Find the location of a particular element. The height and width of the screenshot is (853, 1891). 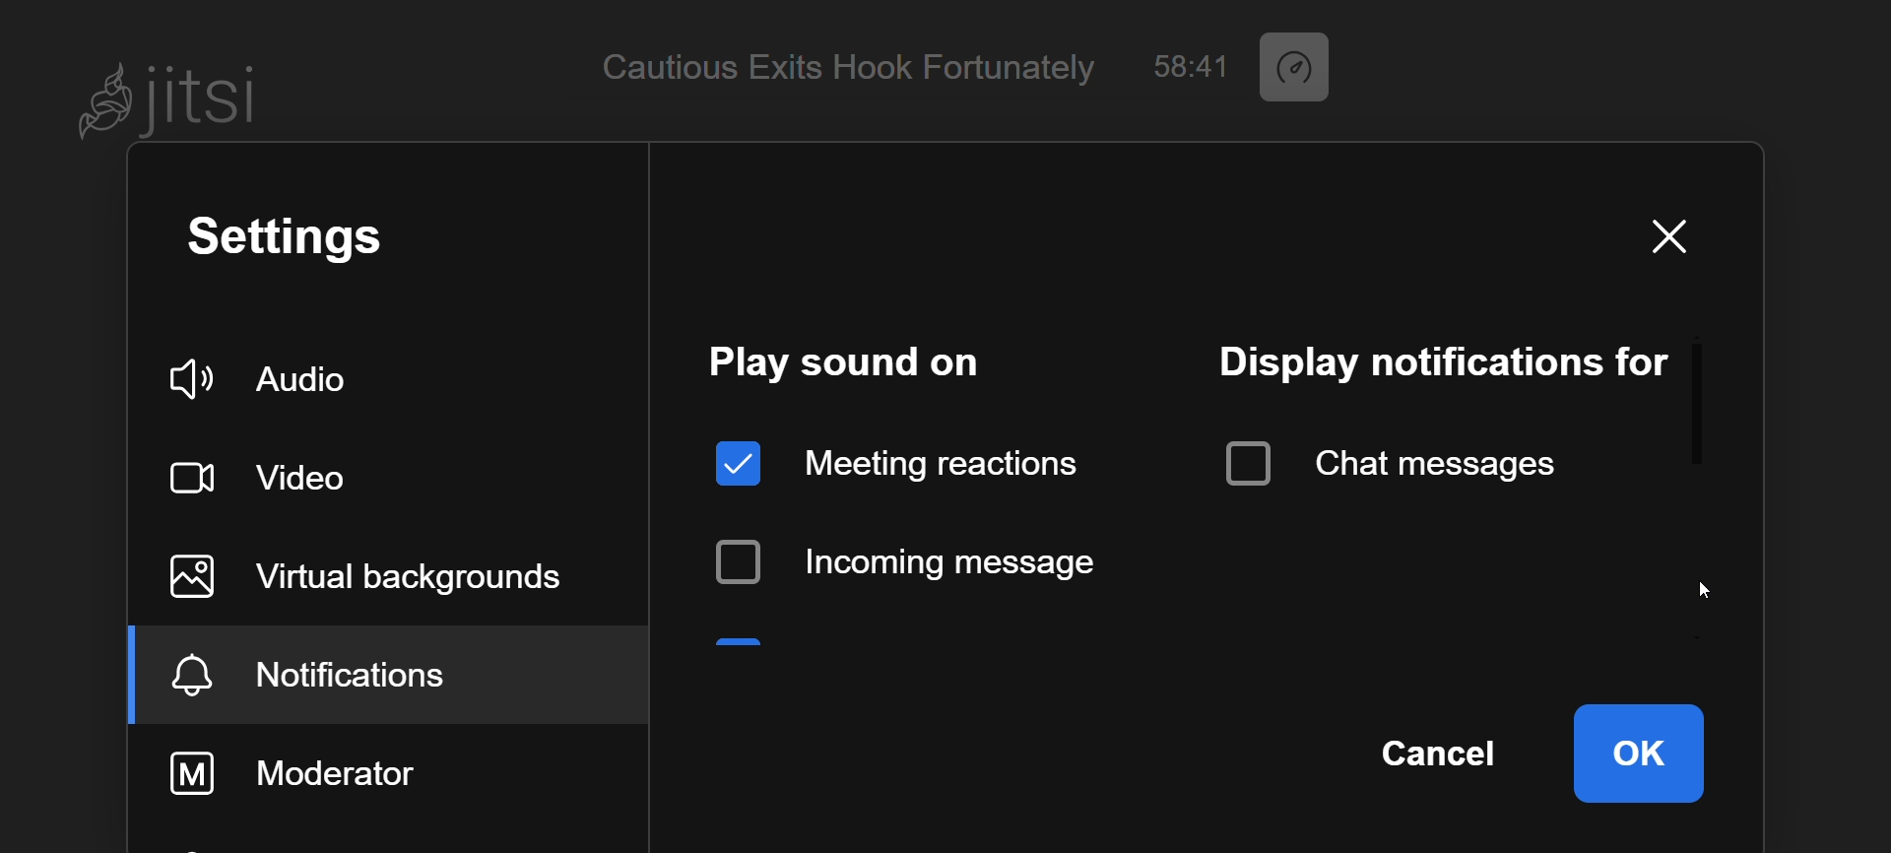

incoming message is located at coordinates (911, 558).